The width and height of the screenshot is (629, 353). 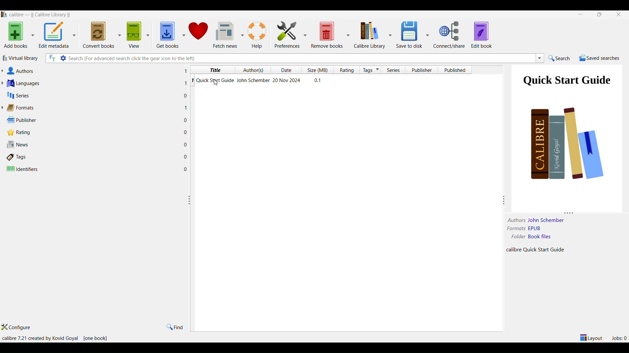 What do you see at coordinates (408, 35) in the screenshot?
I see `save to disk` at bounding box center [408, 35].